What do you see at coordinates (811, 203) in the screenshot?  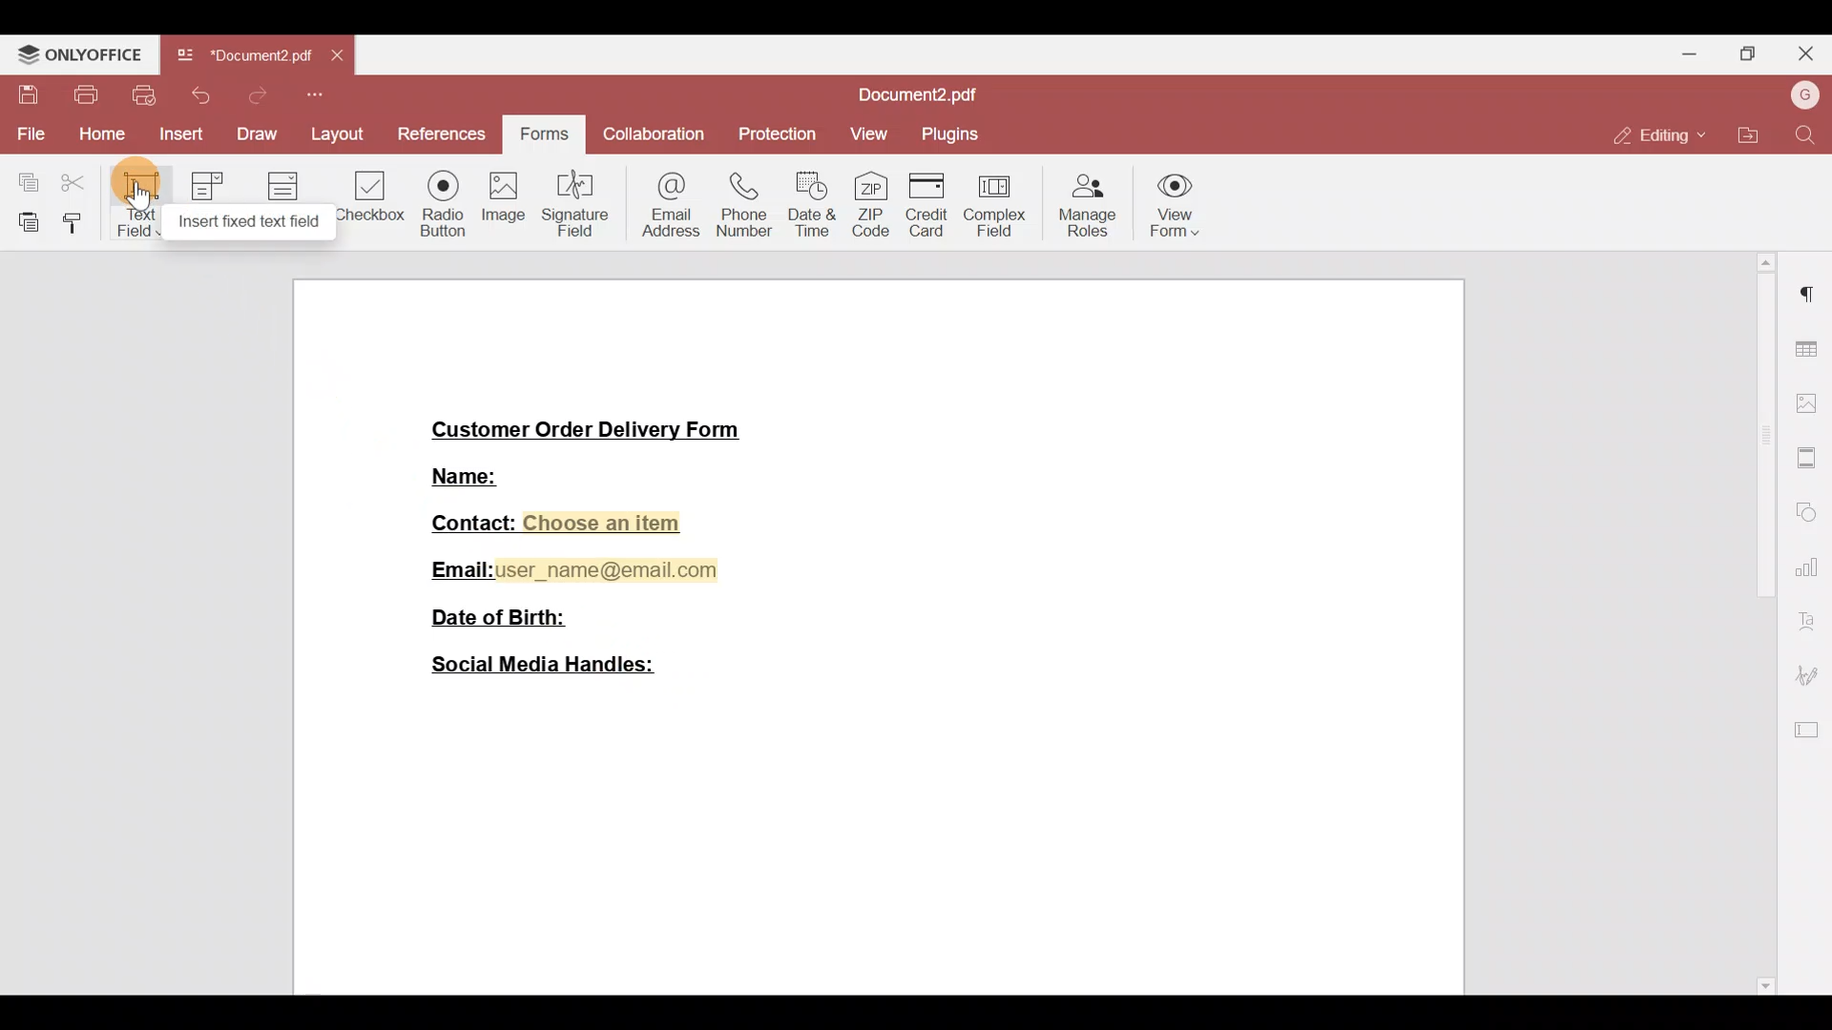 I see `Date & time` at bounding box center [811, 203].